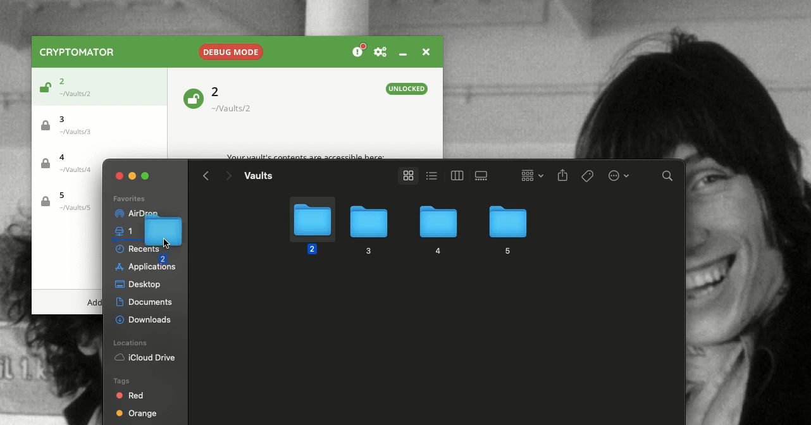 The width and height of the screenshot is (811, 425). I want to click on Your vault's contents are accessible here, so click(306, 157).